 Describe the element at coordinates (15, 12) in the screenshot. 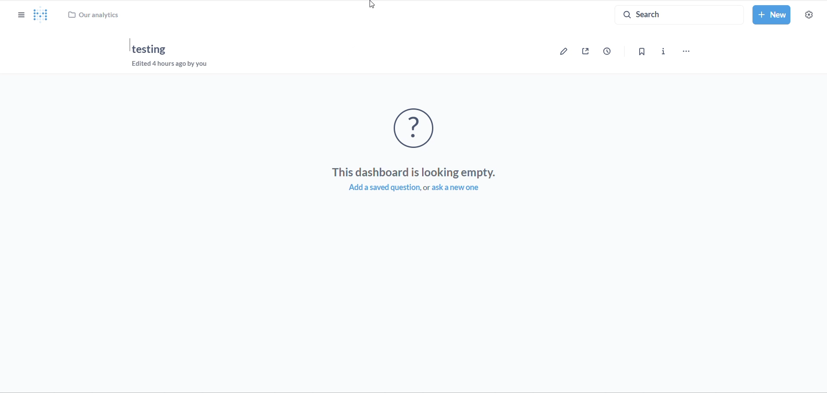

I see `show/hide sidebar` at that location.